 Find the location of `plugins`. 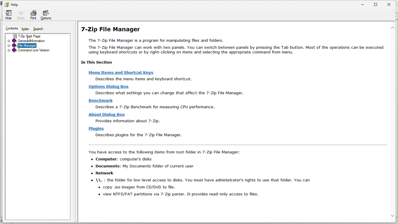

plugins is located at coordinates (96, 129).